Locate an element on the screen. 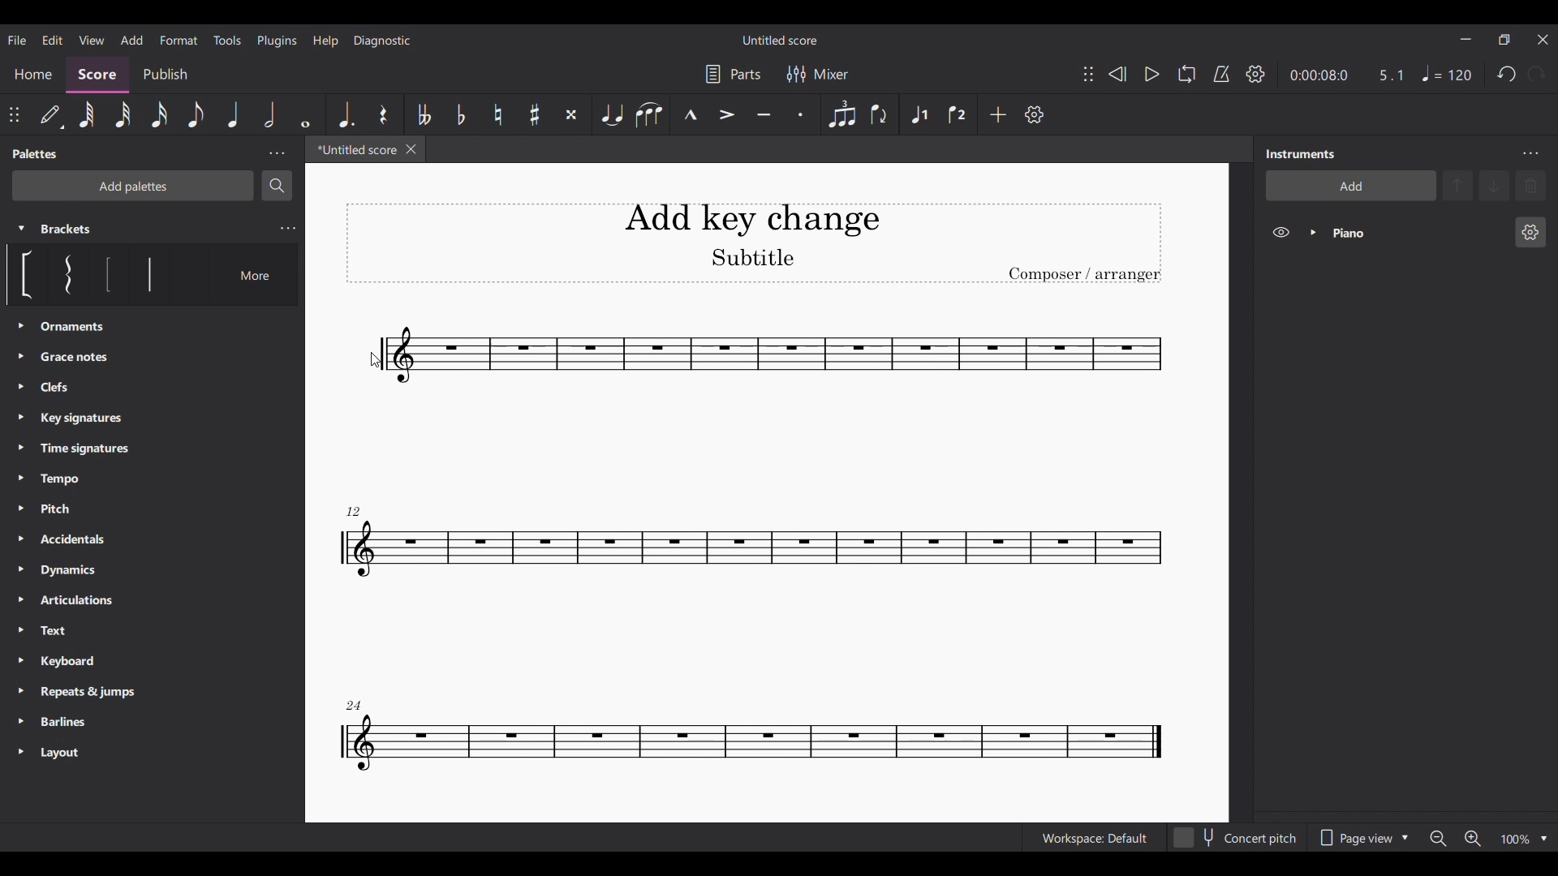 This screenshot has width=1558, height=876. Augmentation dot is located at coordinates (344, 114).